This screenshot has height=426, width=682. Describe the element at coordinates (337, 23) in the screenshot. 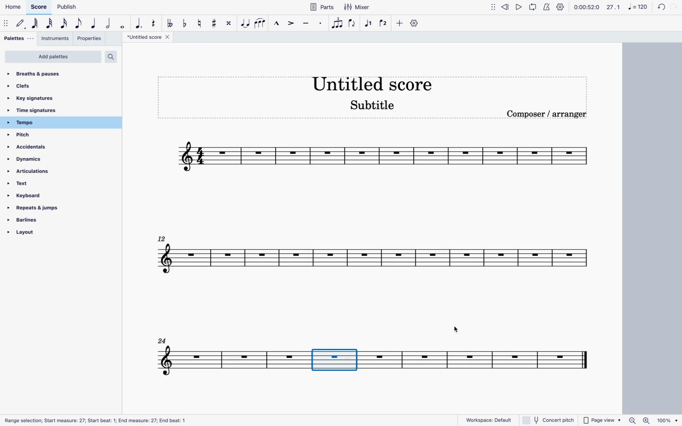

I see `tuplet` at that location.